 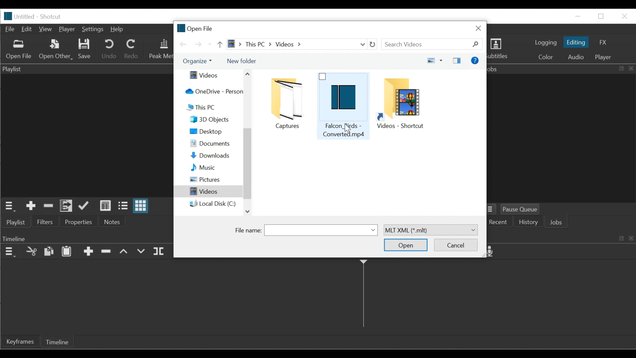 I want to click on Videos, so click(x=209, y=76).